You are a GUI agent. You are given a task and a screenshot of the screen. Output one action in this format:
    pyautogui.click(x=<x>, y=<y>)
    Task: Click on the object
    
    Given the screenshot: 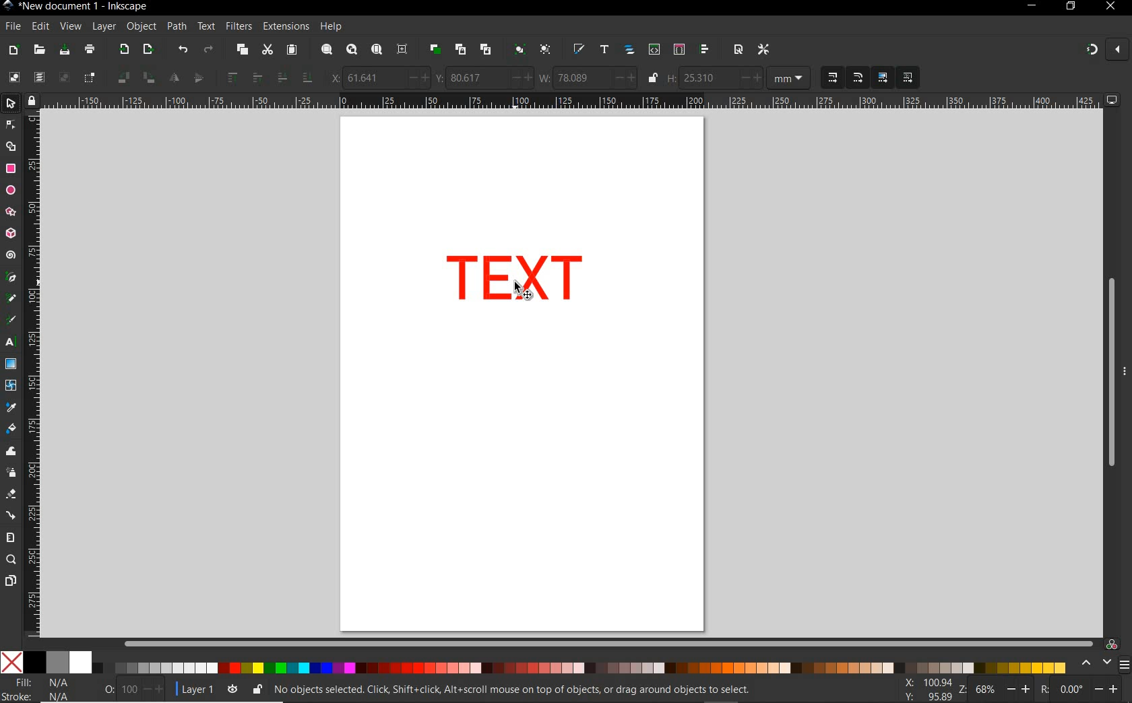 What is the action you would take?
    pyautogui.click(x=141, y=27)
    